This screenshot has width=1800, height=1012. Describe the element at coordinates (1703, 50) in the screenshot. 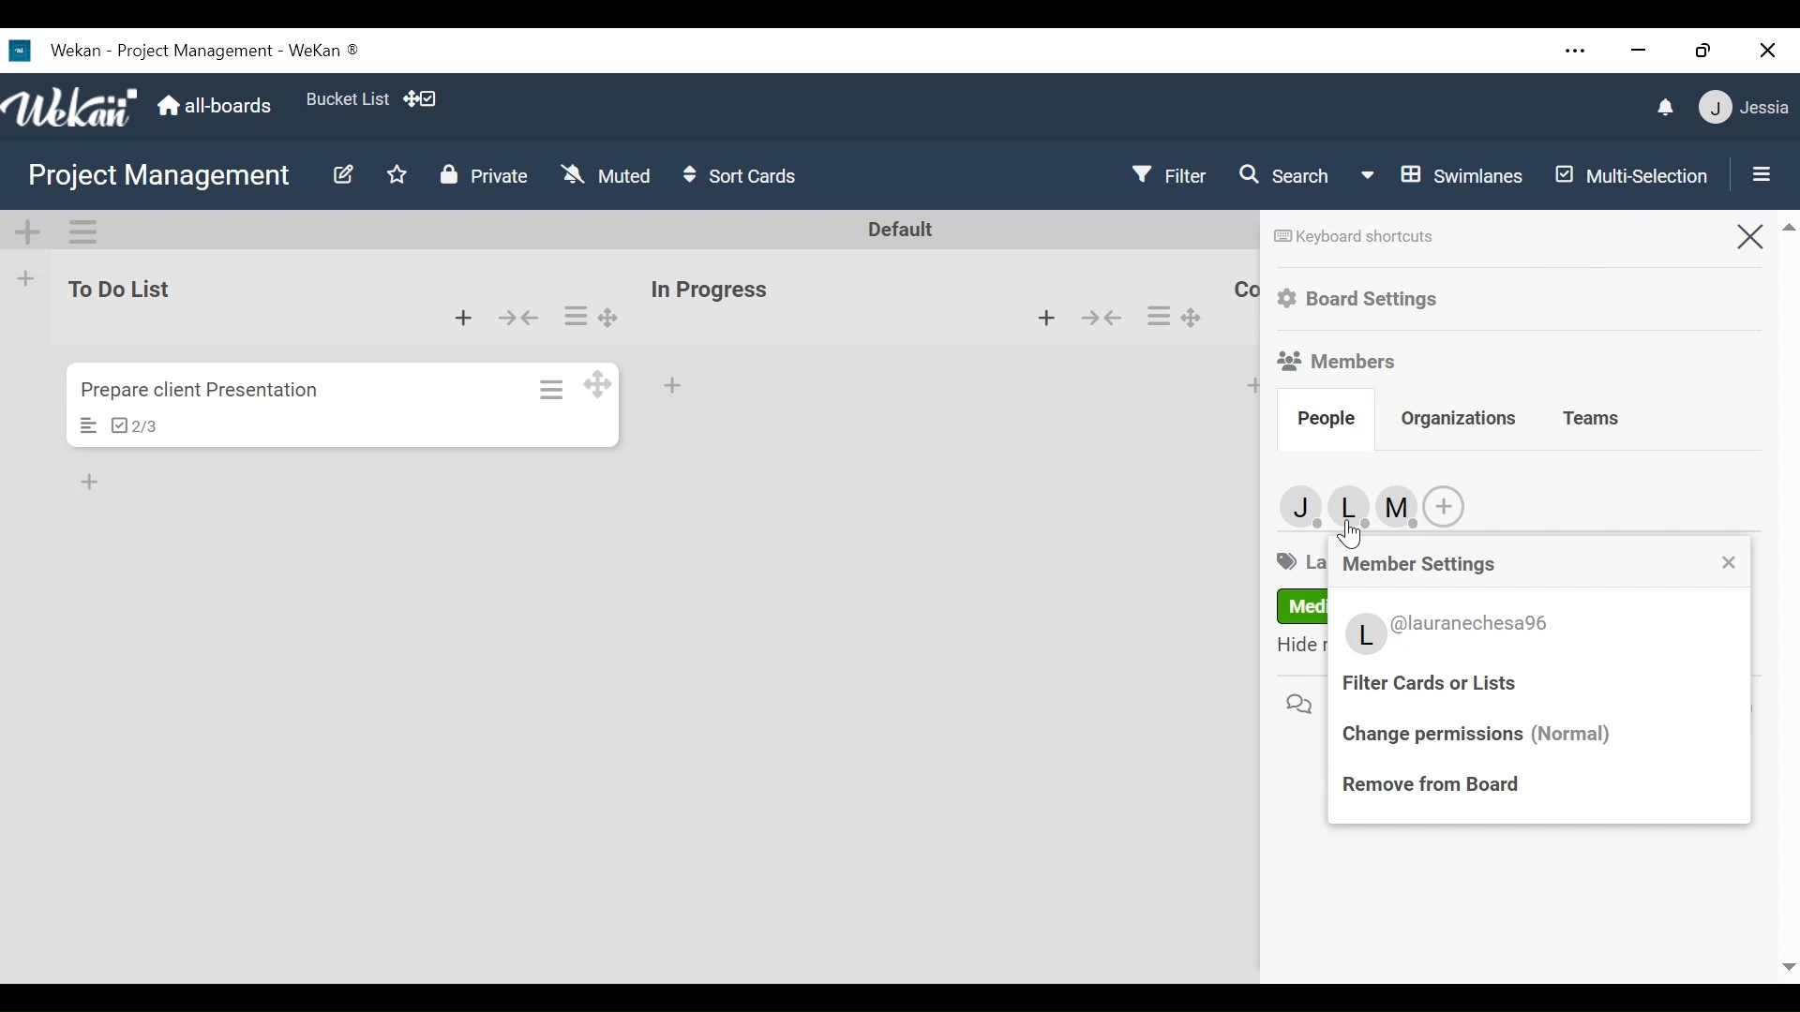

I see `Restore` at that location.